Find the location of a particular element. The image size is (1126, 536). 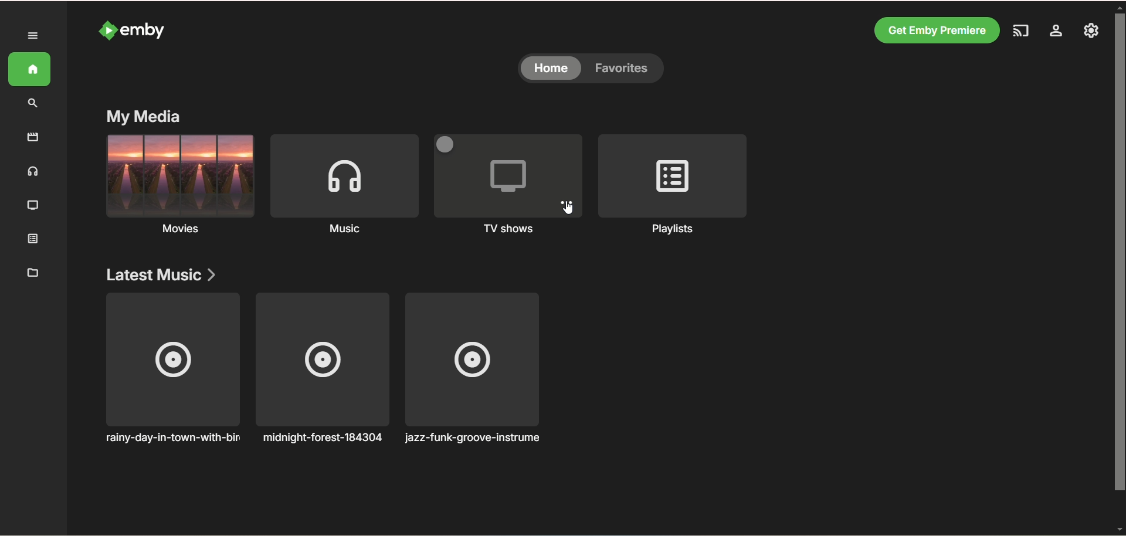

home is located at coordinates (30, 70).